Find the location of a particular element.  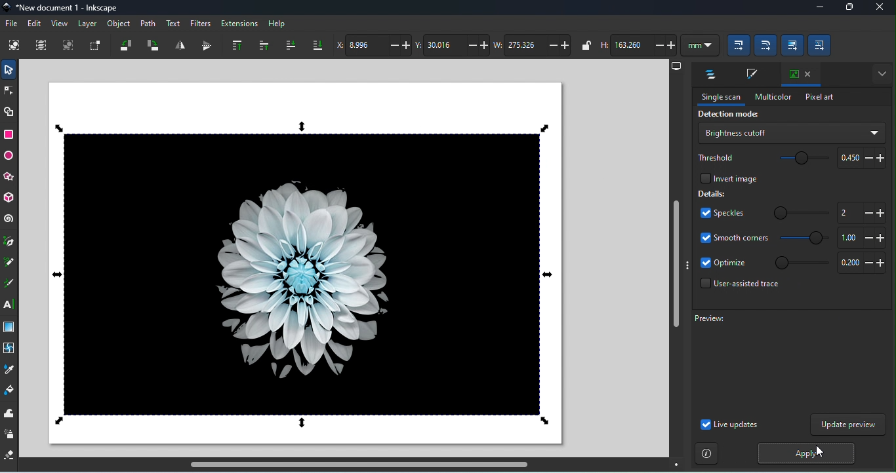

Select all objects is located at coordinates (14, 47).